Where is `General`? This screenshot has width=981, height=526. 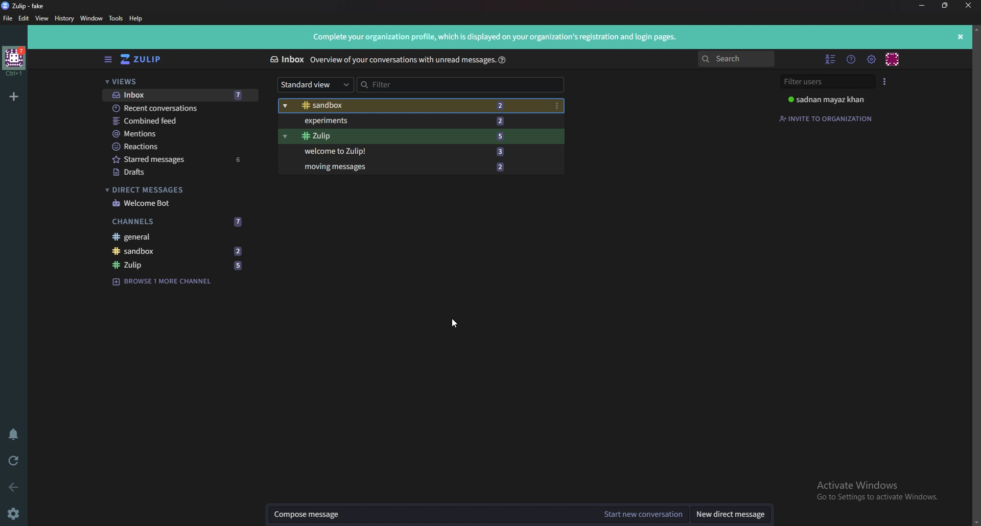 General is located at coordinates (176, 237).